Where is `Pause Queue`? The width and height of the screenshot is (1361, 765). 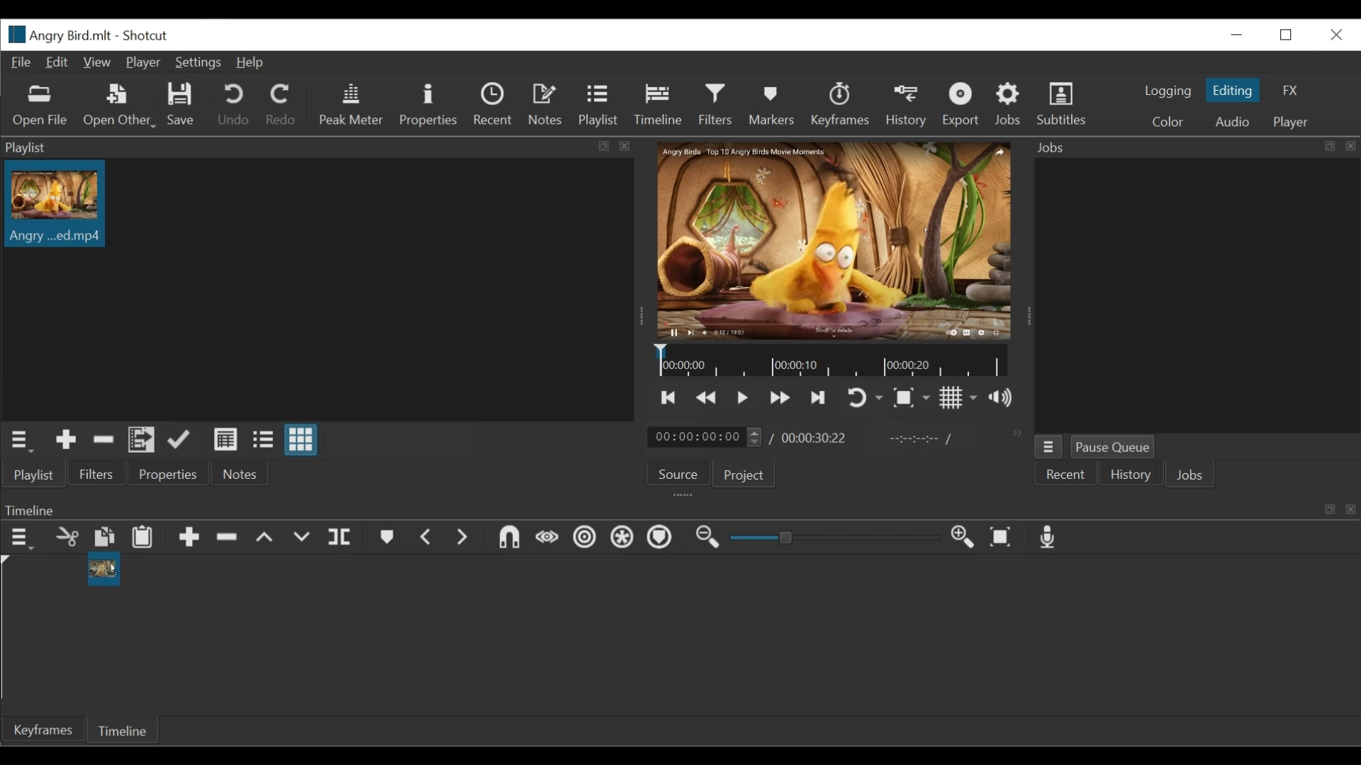 Pause Queue is located at coordinates (1115, 447).